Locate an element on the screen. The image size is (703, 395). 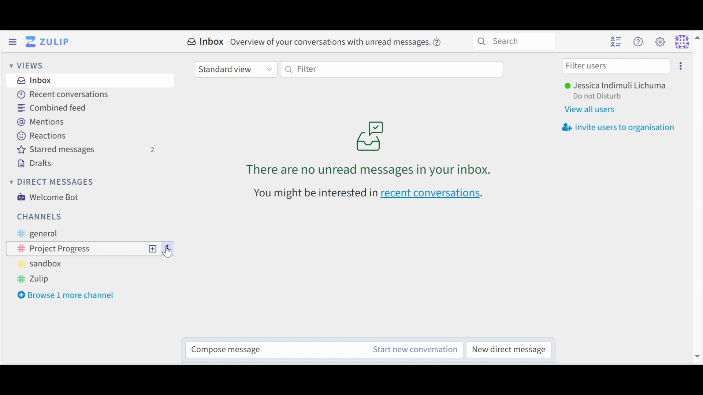
# general is located at coordinates (48, 234).